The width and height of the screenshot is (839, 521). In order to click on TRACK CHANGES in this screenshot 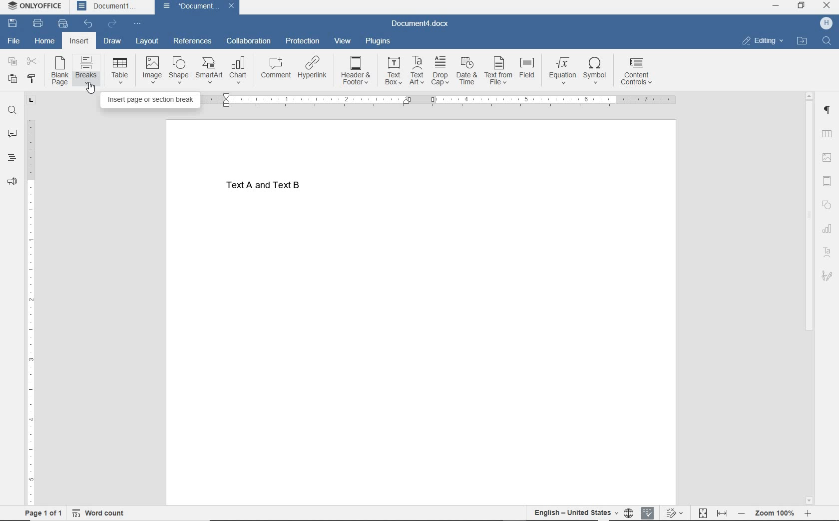, I will do `click(674, 513)`.